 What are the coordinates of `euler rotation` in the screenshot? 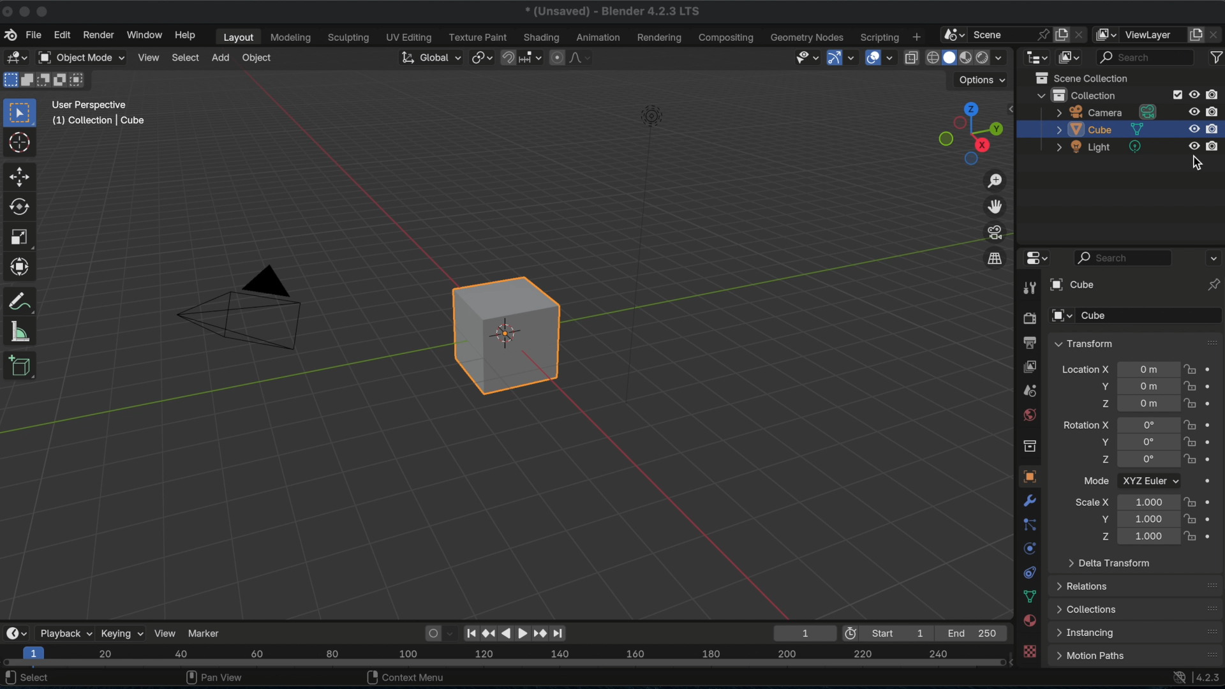 It's located at (1147, 443).